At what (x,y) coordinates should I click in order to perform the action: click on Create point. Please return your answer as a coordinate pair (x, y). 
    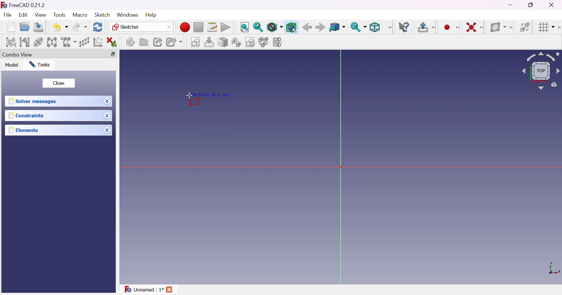
    Looking at the image, I should click on (446, 27).